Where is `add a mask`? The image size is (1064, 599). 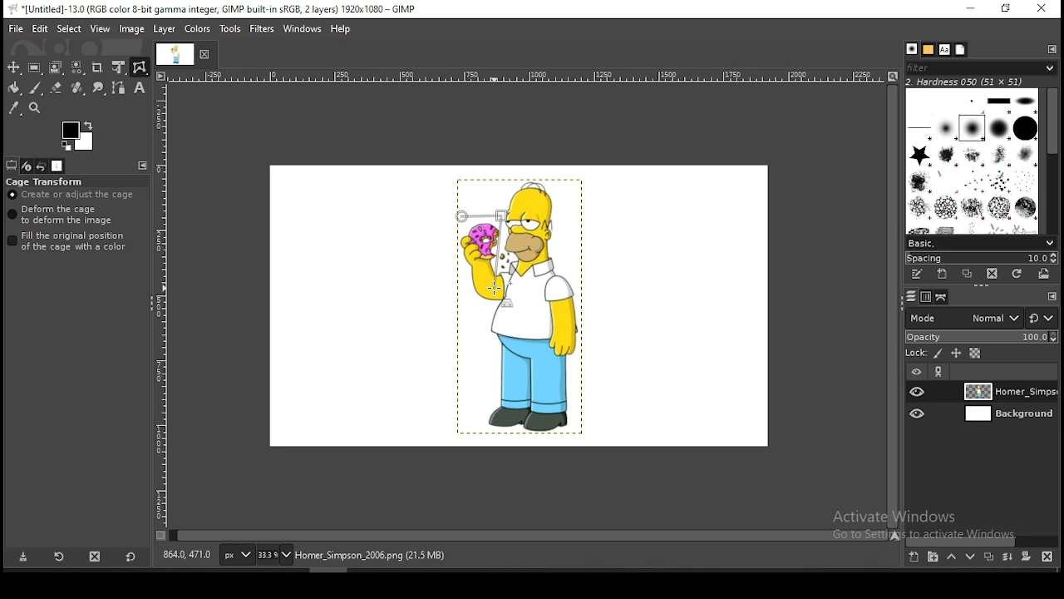 add a mask is located at coordinates (1024, 557).